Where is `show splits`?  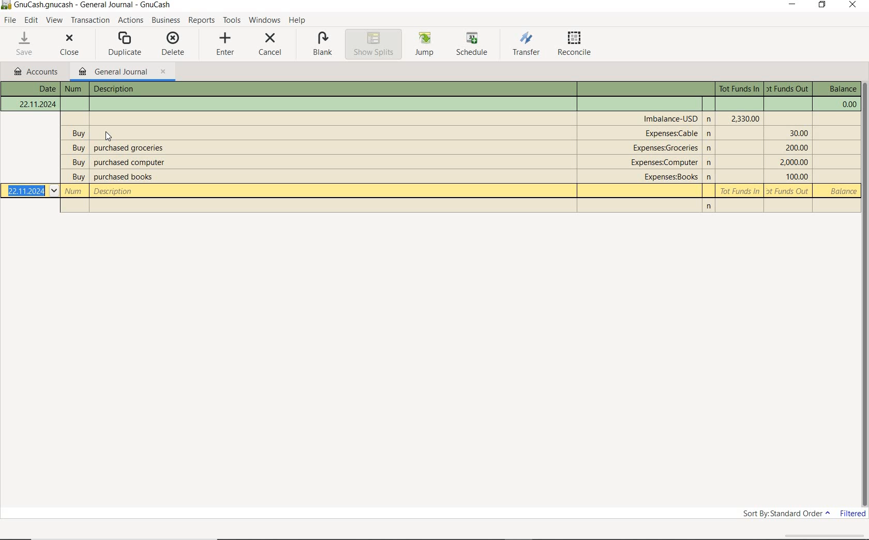 show splits is located at coordinates (373, 44).